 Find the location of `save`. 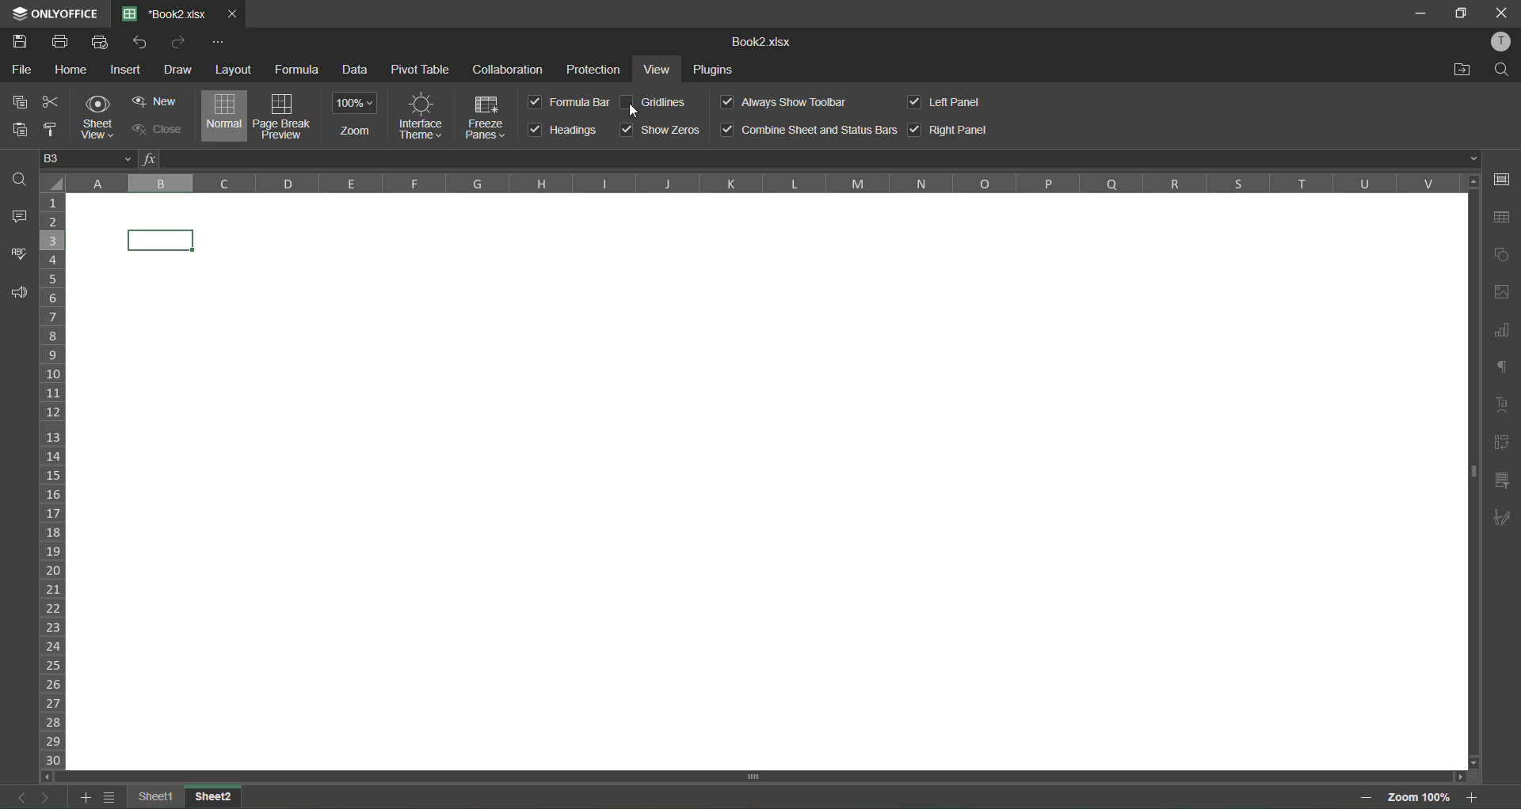

save is located at coordinates (22, 42).